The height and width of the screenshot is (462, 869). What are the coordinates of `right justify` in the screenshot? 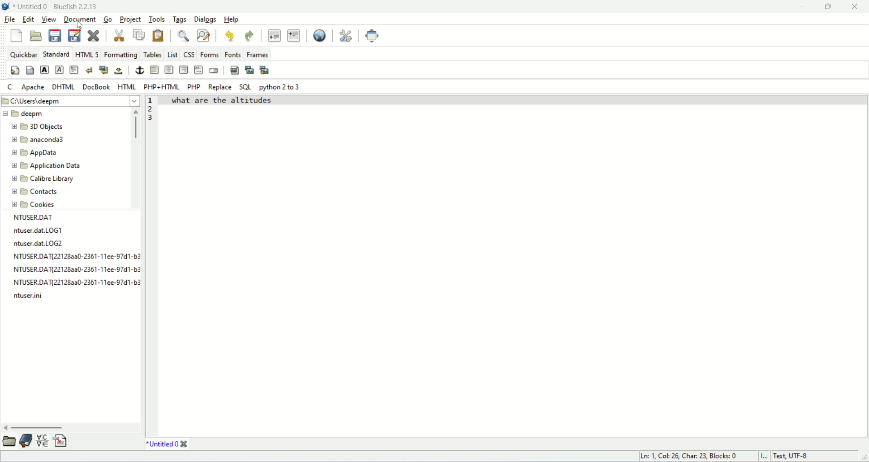 It's located at (184, 69).